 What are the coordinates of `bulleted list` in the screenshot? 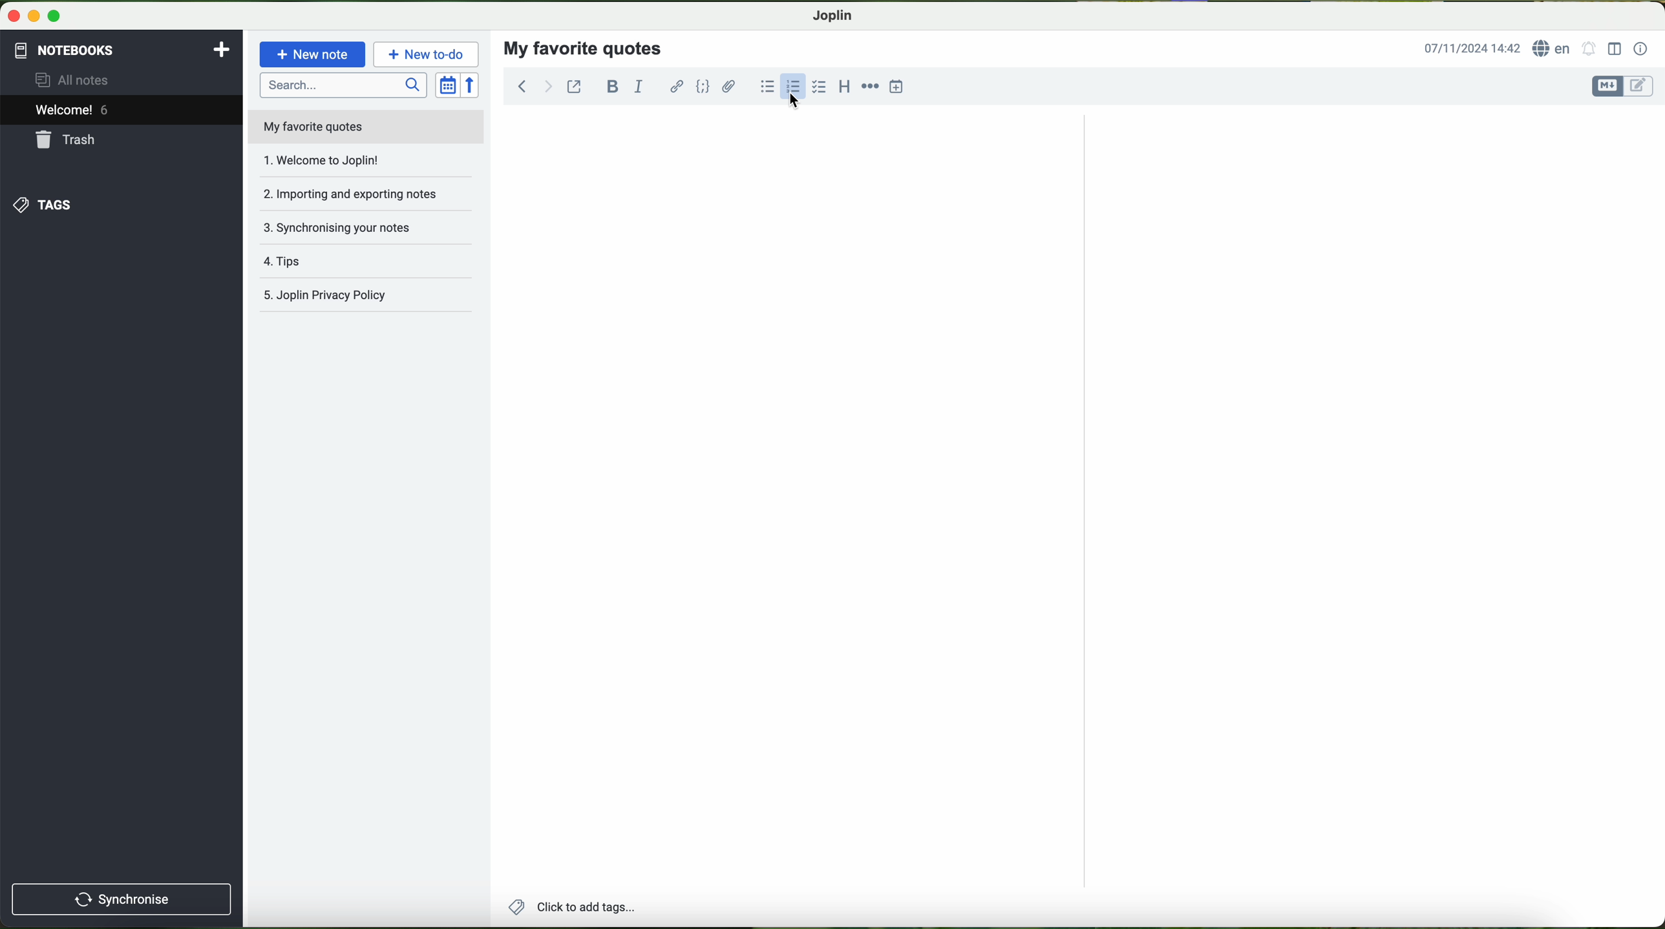 It's located at (767, 88).